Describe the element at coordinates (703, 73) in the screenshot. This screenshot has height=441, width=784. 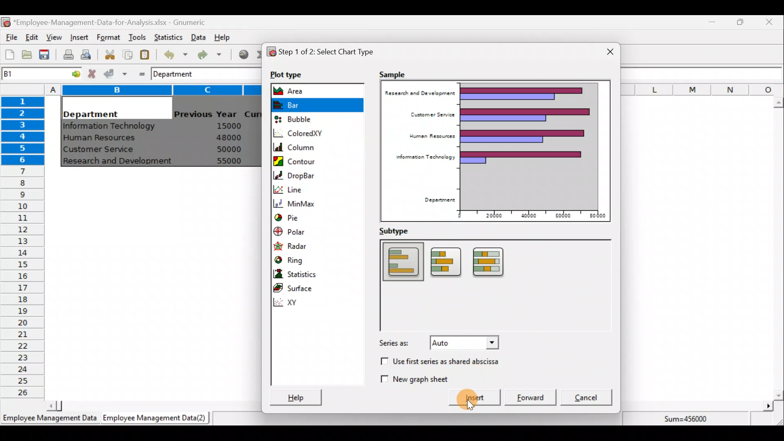
I see `Formula bar` at that location.